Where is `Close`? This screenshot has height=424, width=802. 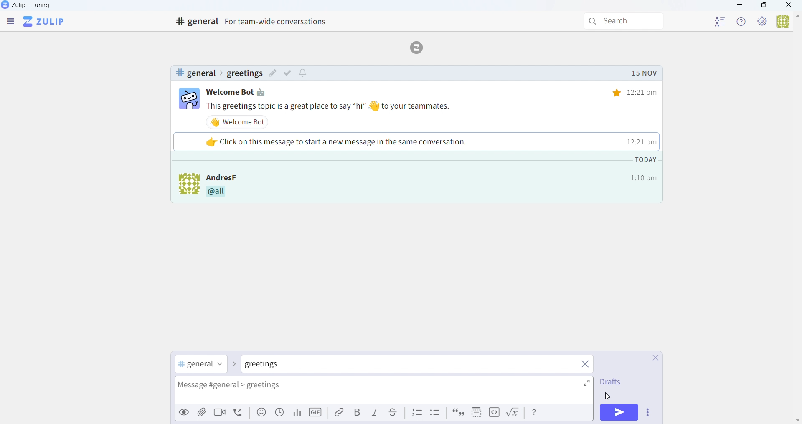 Close is located at coordinates (789, 6).